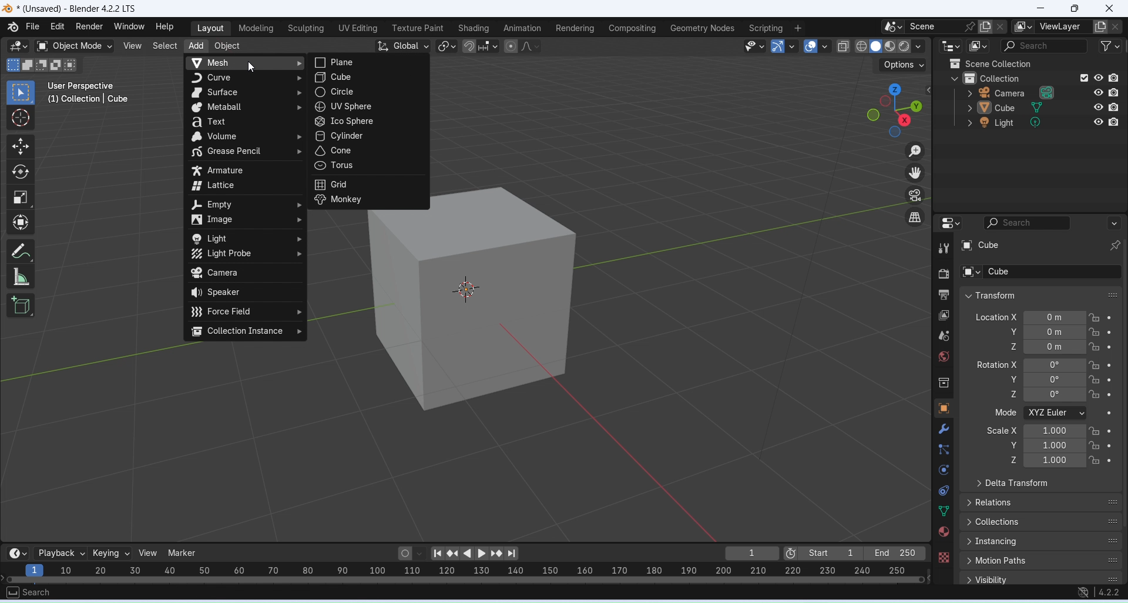  What do you see at coordinates (632, 29) in the screenshot?
I see `Compositing` at bounding box center [632, 29].